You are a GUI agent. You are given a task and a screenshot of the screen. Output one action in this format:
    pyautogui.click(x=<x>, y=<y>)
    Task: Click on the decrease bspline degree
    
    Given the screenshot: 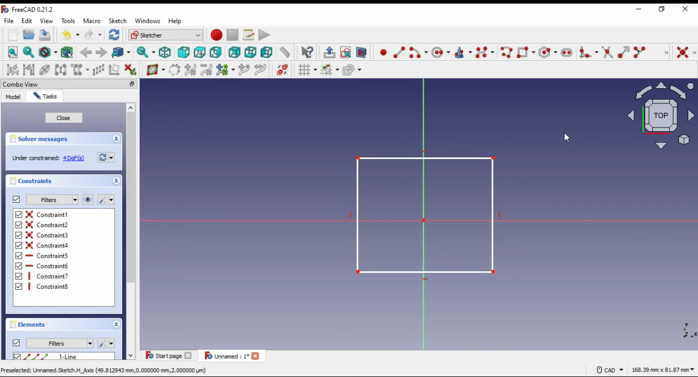 What is the action you would take?
    pyautogui.click(x=207, y=70)
    